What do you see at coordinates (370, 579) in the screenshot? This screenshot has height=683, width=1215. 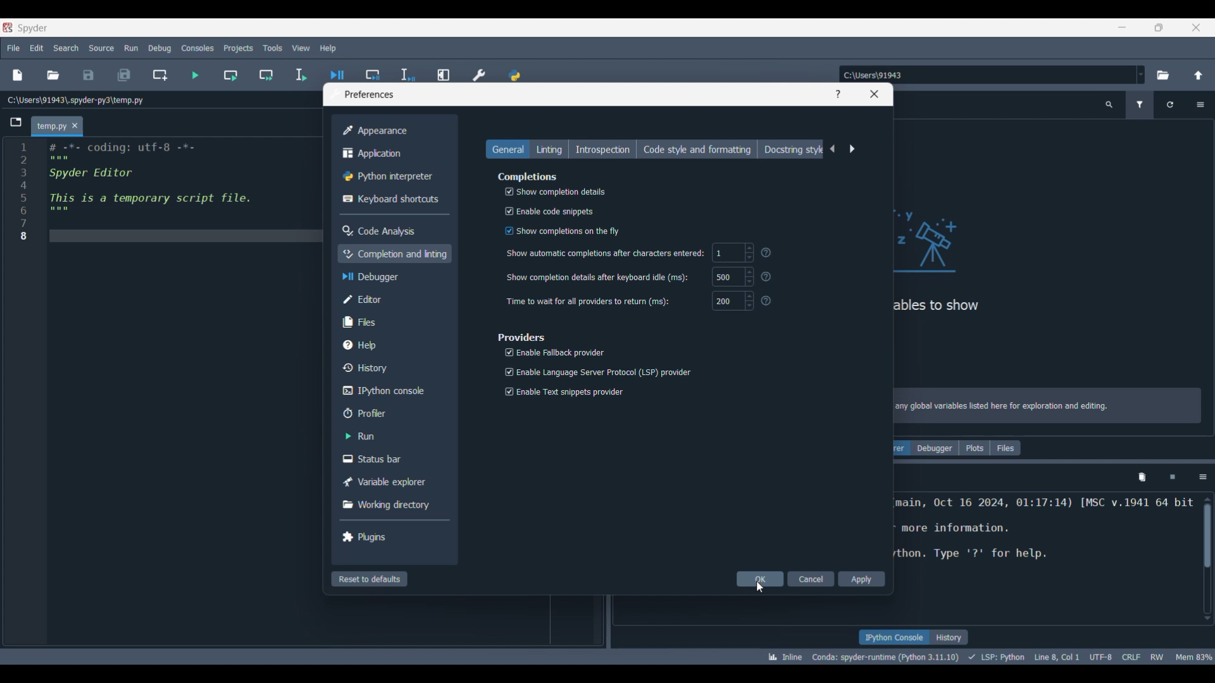 I see `Reset to defaults` at bounding box center [370, 579].